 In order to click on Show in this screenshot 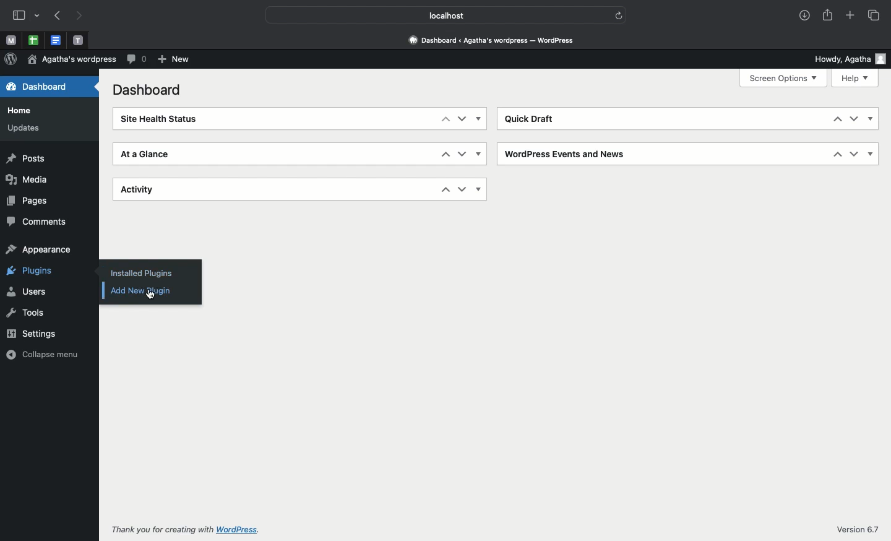, I will do `click(480, 154)`.